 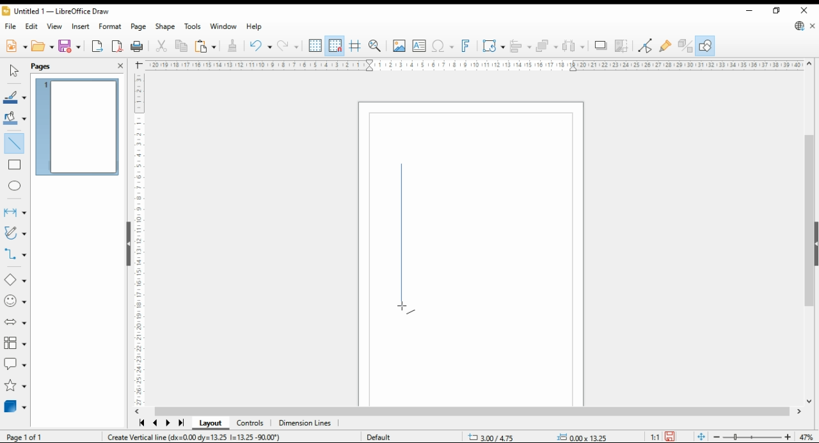 I want to click on insert image, so click(x=399, y=45).